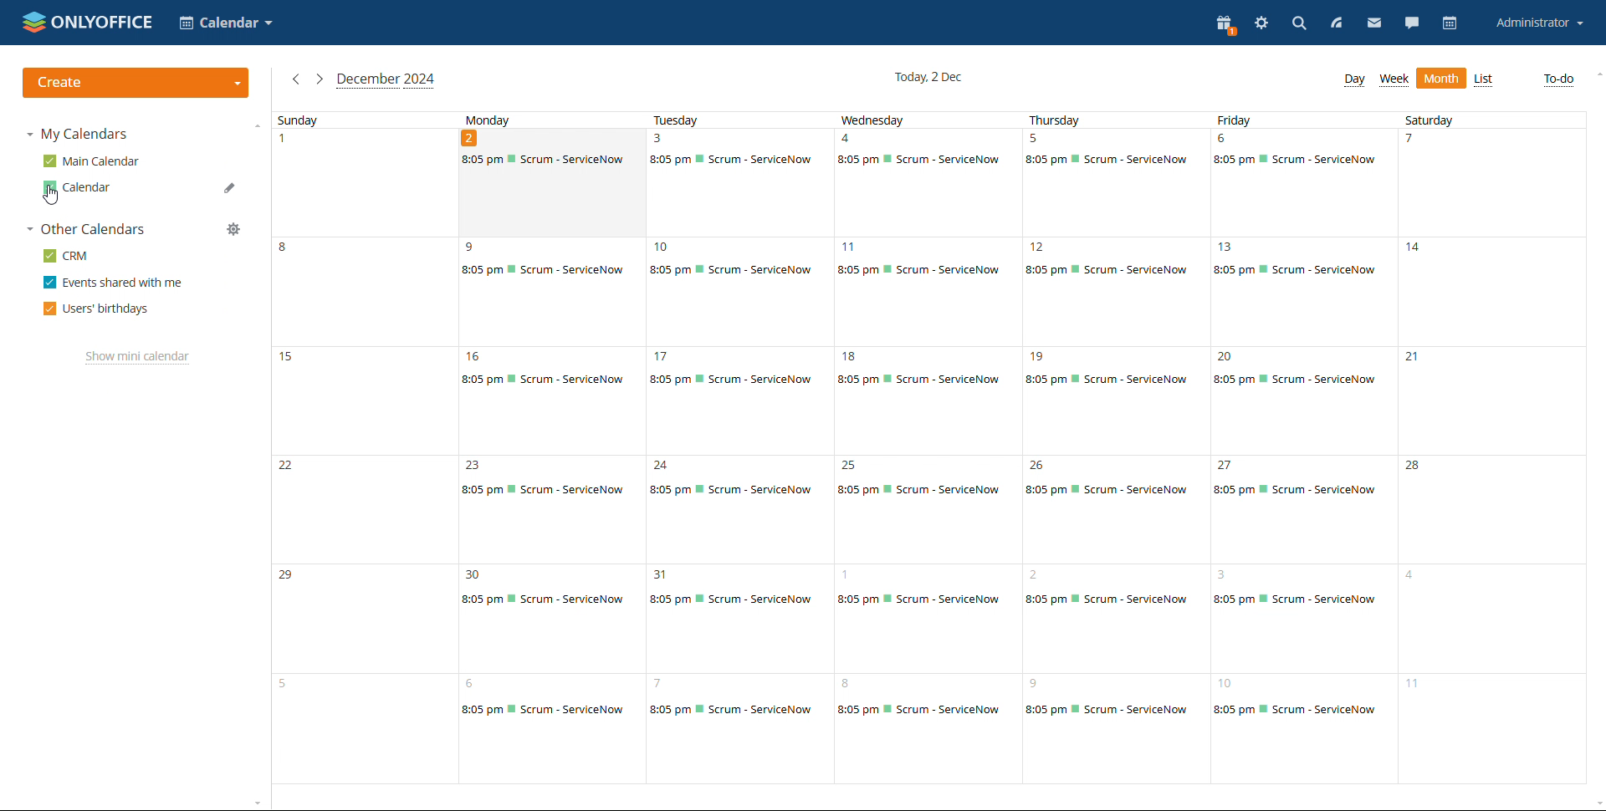 Image resolution: width=1606 pixels, height=811 pixels. Describe the element at coordinates (1412, 24) in the screenshot. I see `chat` at that location.